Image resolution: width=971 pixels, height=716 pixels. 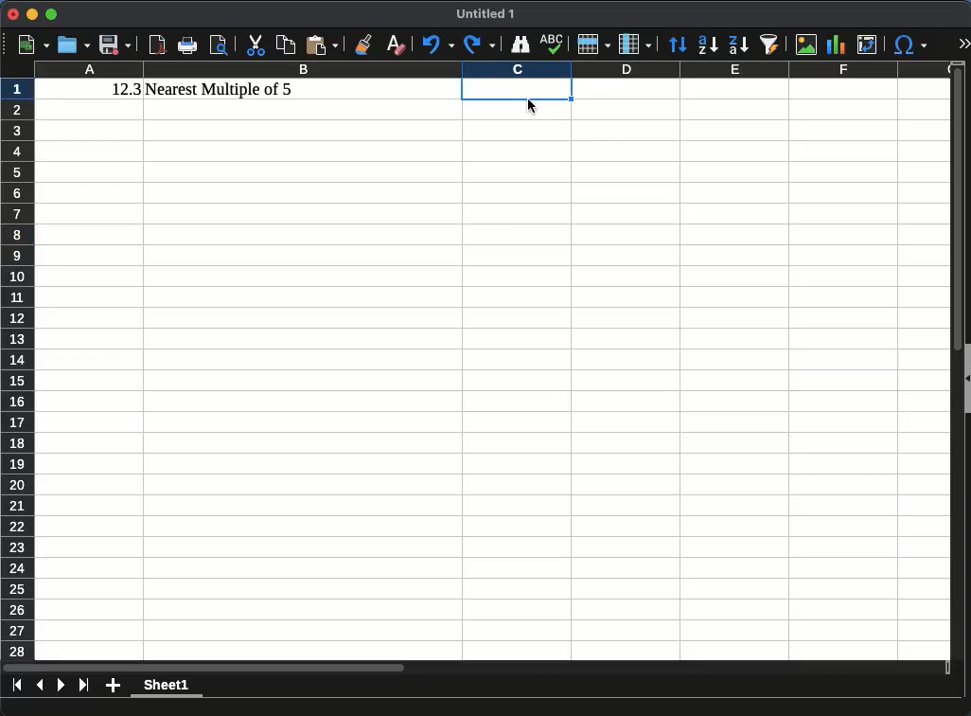 What do you see at coordinates (10, 14) in the screenshot?
I see `close` at bounding box center [10, 14].